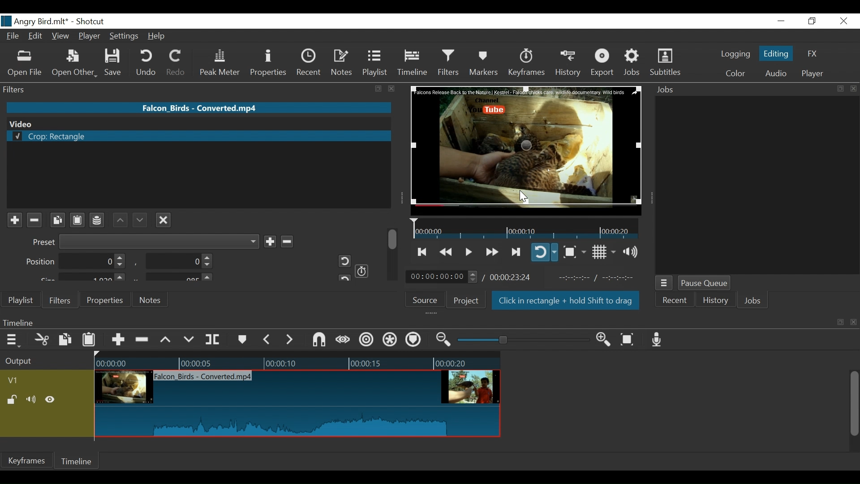 This screenshot has width=860, height=484. What do you see at coordinates (33, 400) in the screenshot?
I see `Mute` at bounding box center [33, 400].